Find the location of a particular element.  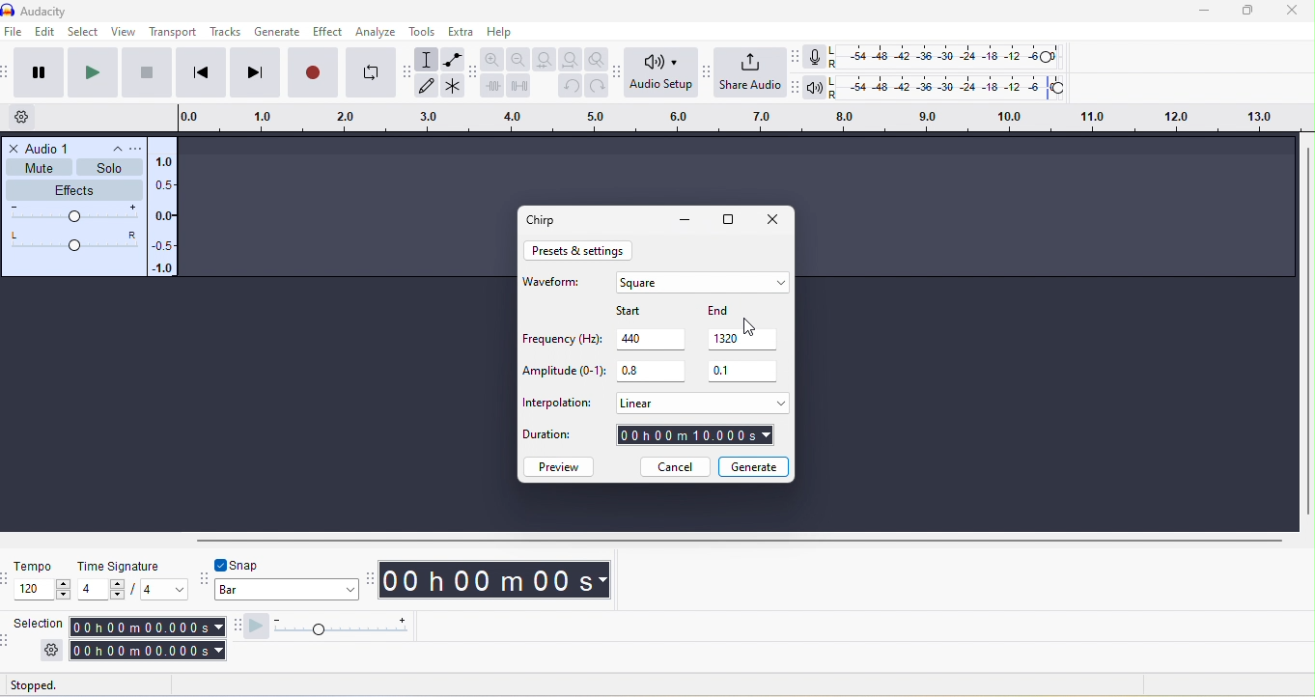

audio setup is located at coordinates (663, 73).